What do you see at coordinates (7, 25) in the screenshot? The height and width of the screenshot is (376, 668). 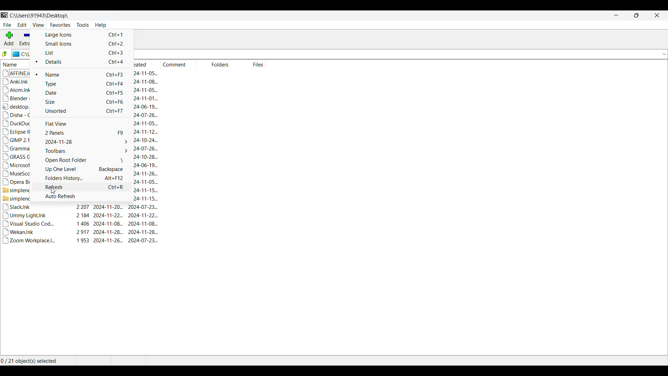 I see `File` at bounding box center [7, 25].